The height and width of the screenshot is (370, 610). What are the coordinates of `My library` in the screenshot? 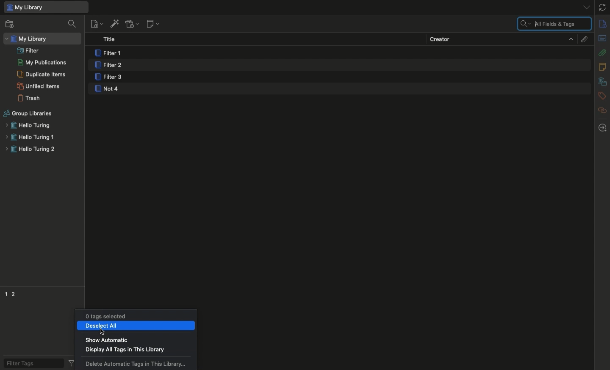 It's located at (28, 39).